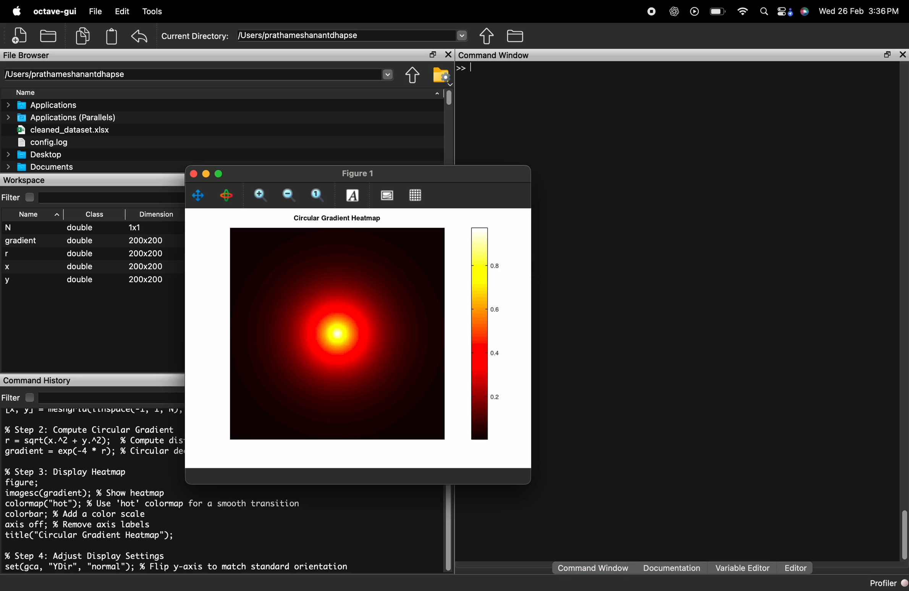 The width and height of the screenshot is (909, 591). Describe the element at coordinates (385, 195) in the screenshot. I see `toggle current axis visible` at that location.